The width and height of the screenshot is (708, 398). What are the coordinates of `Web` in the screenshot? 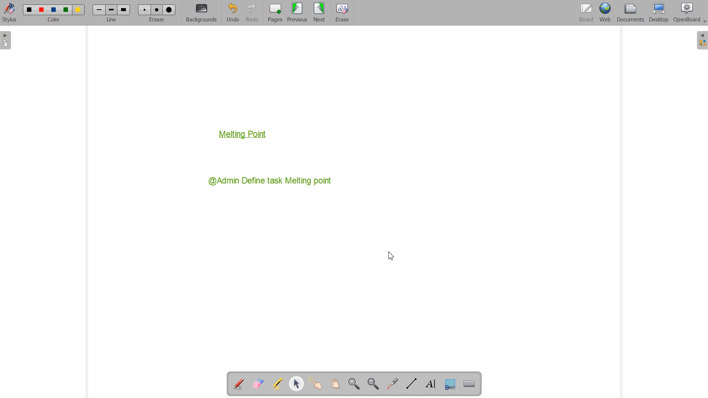 It's located at (605, 13).